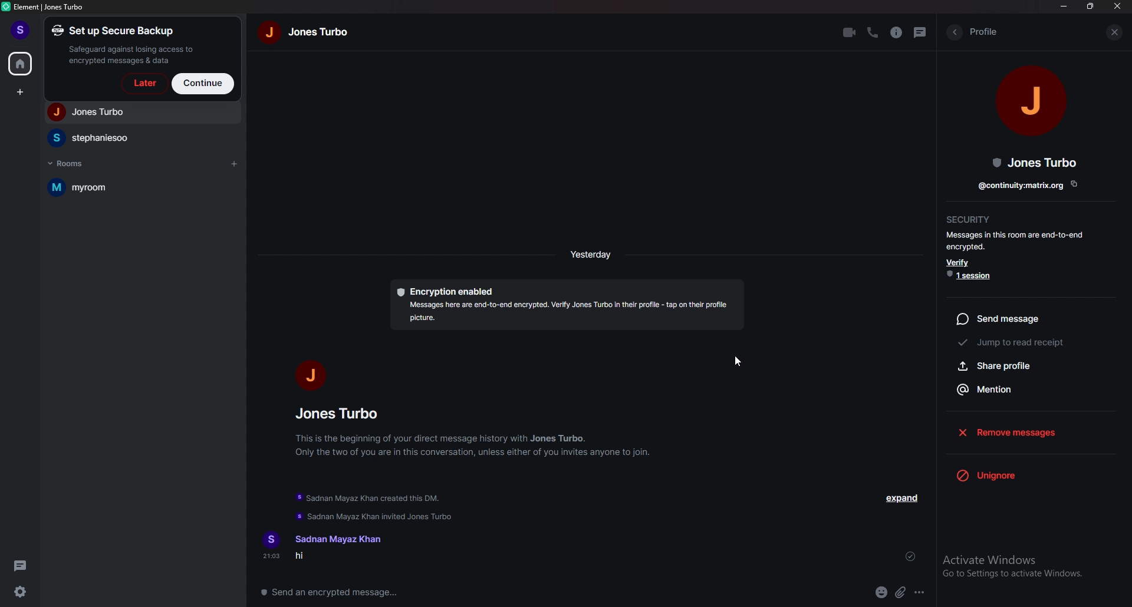  Describe the element at coordinates (901, 592) in the screenshot. I see `attachment` at that location.